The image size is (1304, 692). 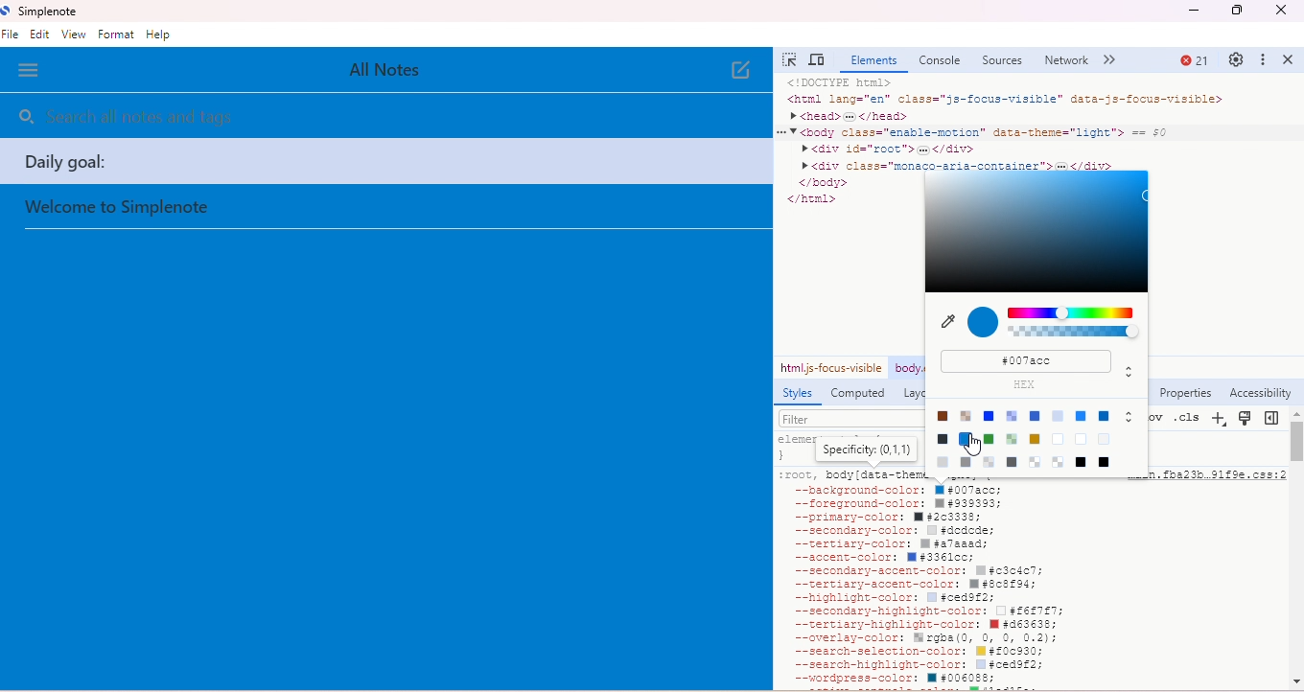 I want to click on vertical scroll bar, so click(x=1296, y=439).